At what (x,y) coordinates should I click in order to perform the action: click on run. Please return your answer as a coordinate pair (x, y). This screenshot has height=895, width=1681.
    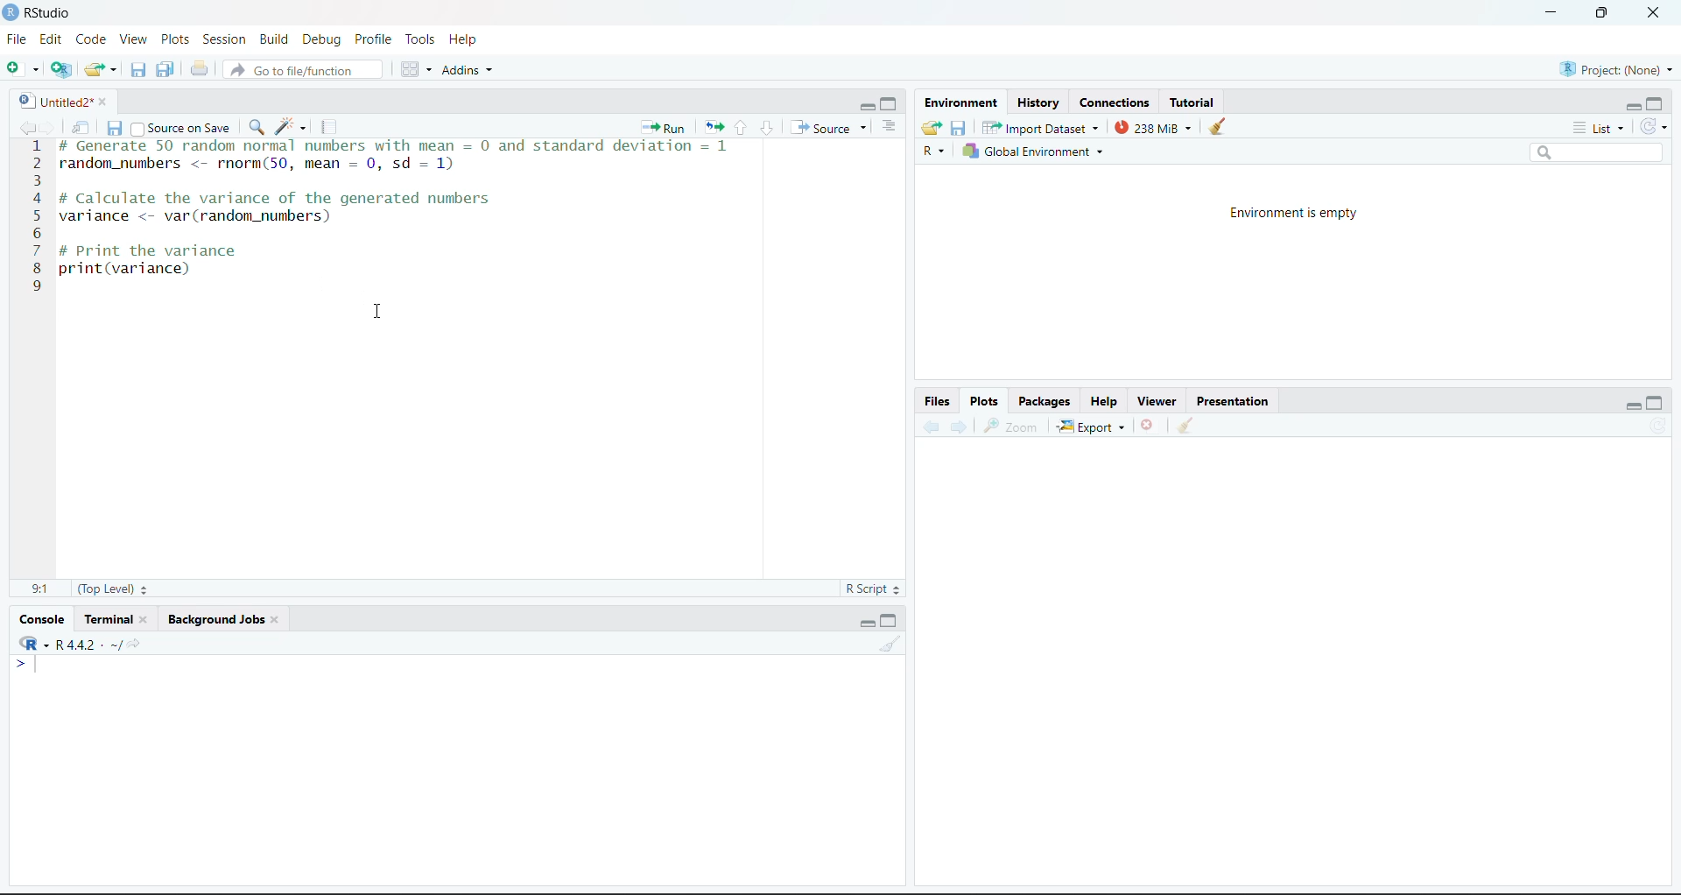
    Looking at the image, I should click on (664, 127).